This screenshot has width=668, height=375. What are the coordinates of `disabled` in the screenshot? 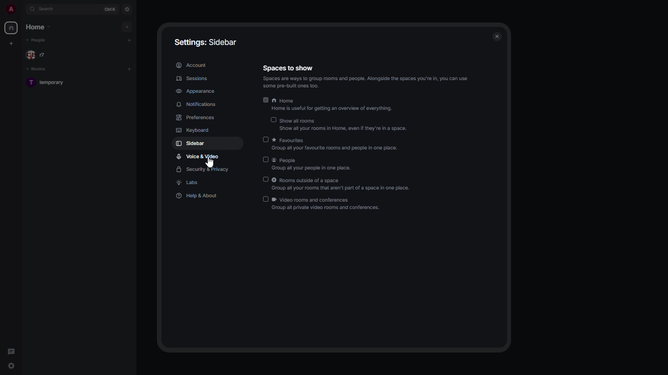 It's located at (266, 159).